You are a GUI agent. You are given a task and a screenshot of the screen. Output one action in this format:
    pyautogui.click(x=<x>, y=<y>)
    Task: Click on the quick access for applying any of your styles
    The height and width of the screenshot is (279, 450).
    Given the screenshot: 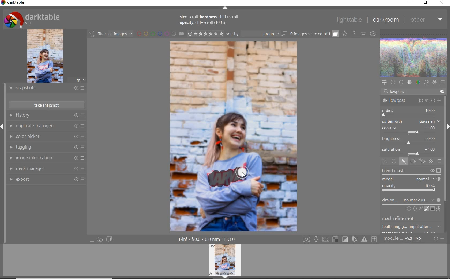 What is the action you would take?
    pyautogui.click(x=100, y=239)
    